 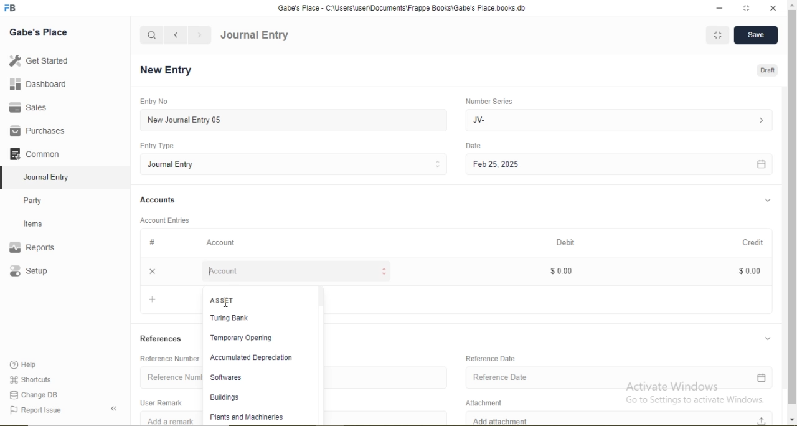 What do you see at coordinates (153, 242) in the screenshot?
I see `` at bounding box center [153, 242].